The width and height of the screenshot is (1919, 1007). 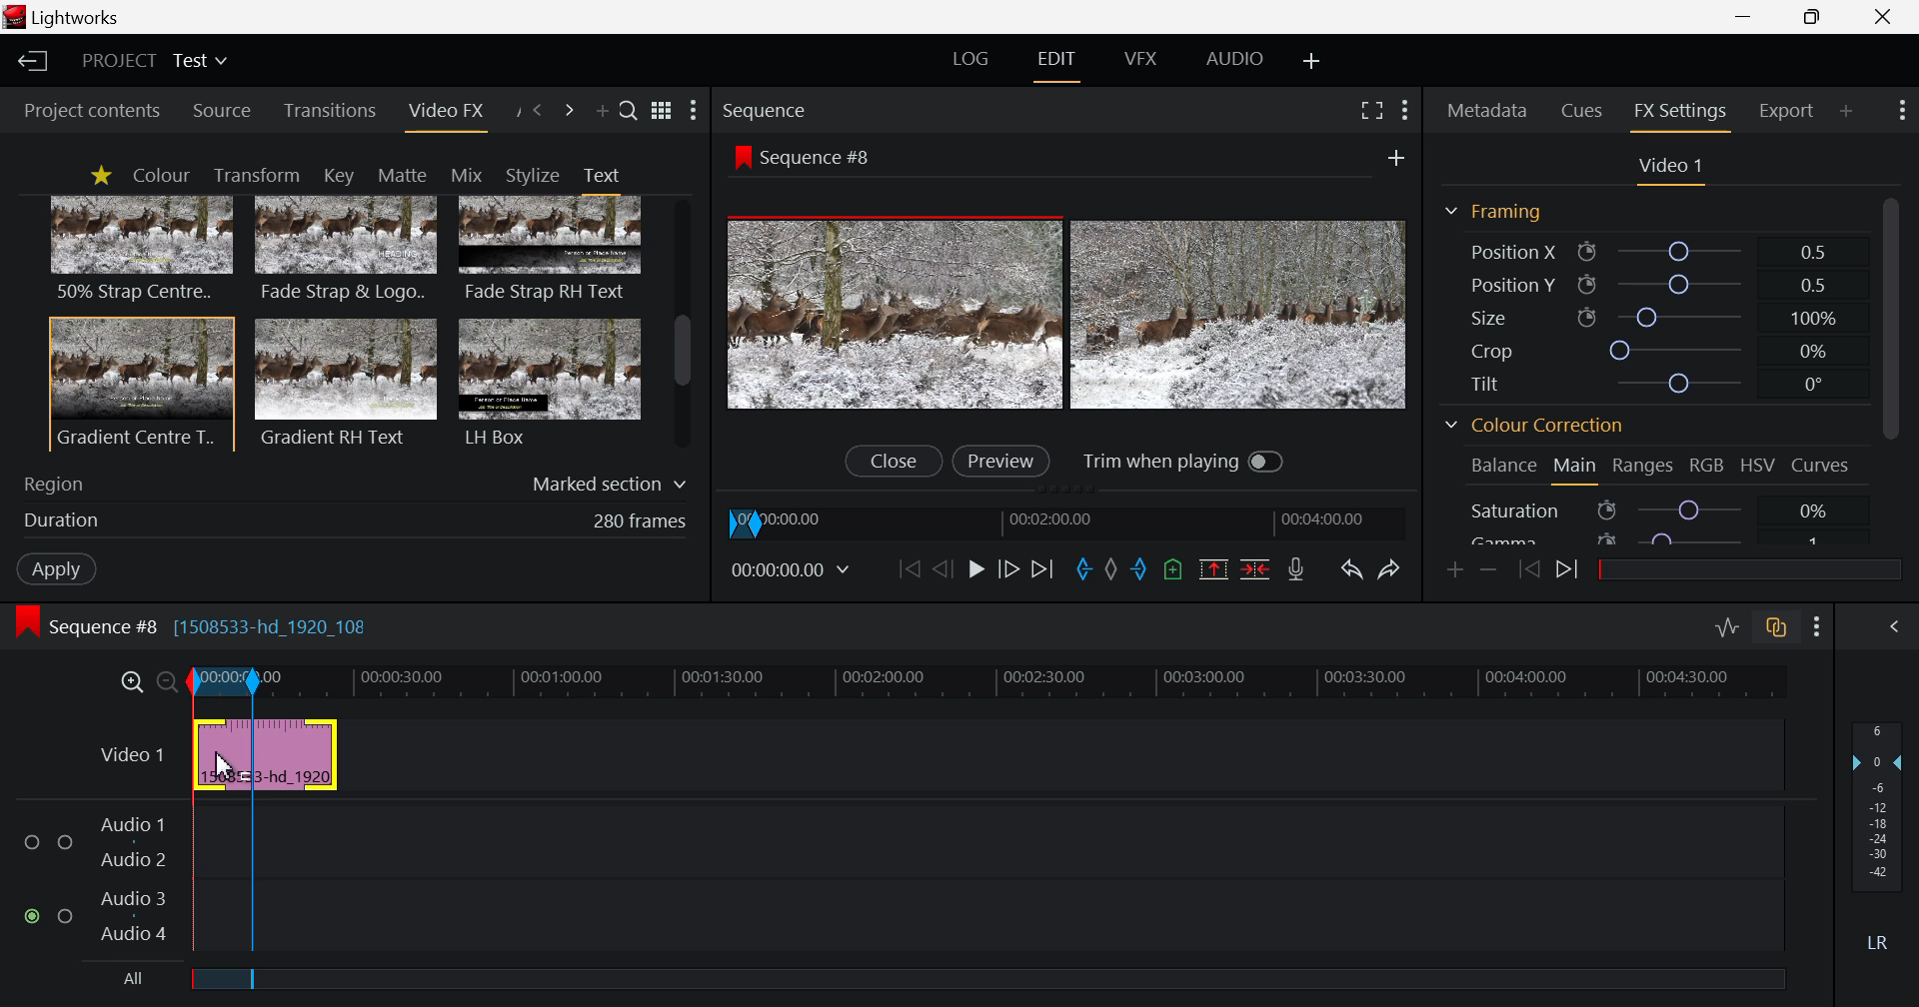 What do you see at coordinates (1645, 253) in the screenshot?
I see `Position X` at bounding box center [1645, 253].